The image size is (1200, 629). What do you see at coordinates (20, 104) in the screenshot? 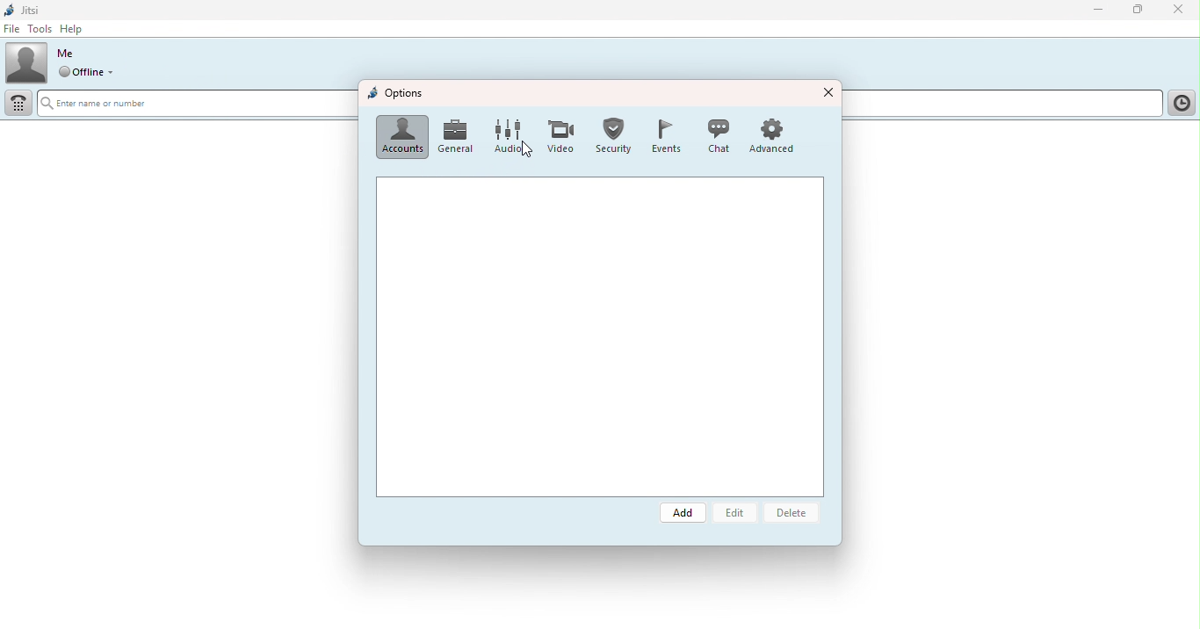
I see `Dial pad` at bounding box center [20, 104].